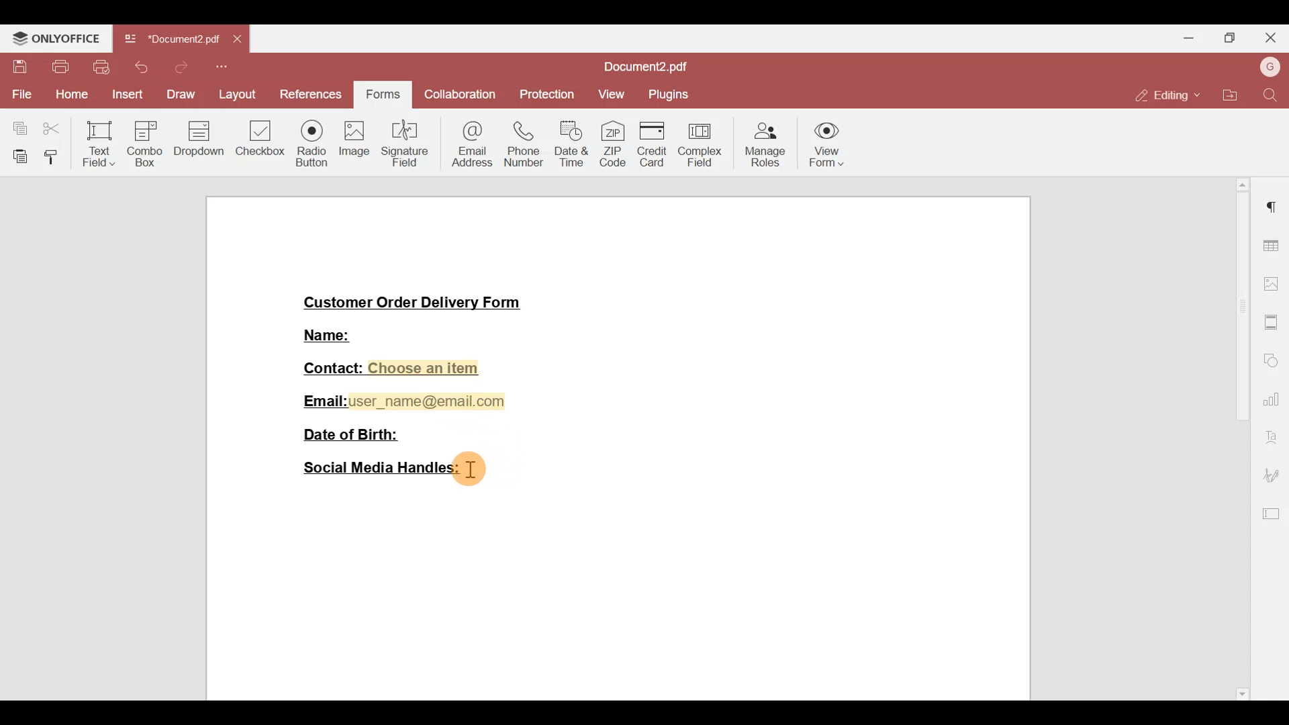 The width and height of the screenshot is (1289, 725). Describe the element at coordinates (52, 158) in the screenshot. I see `Copy style` at that location.